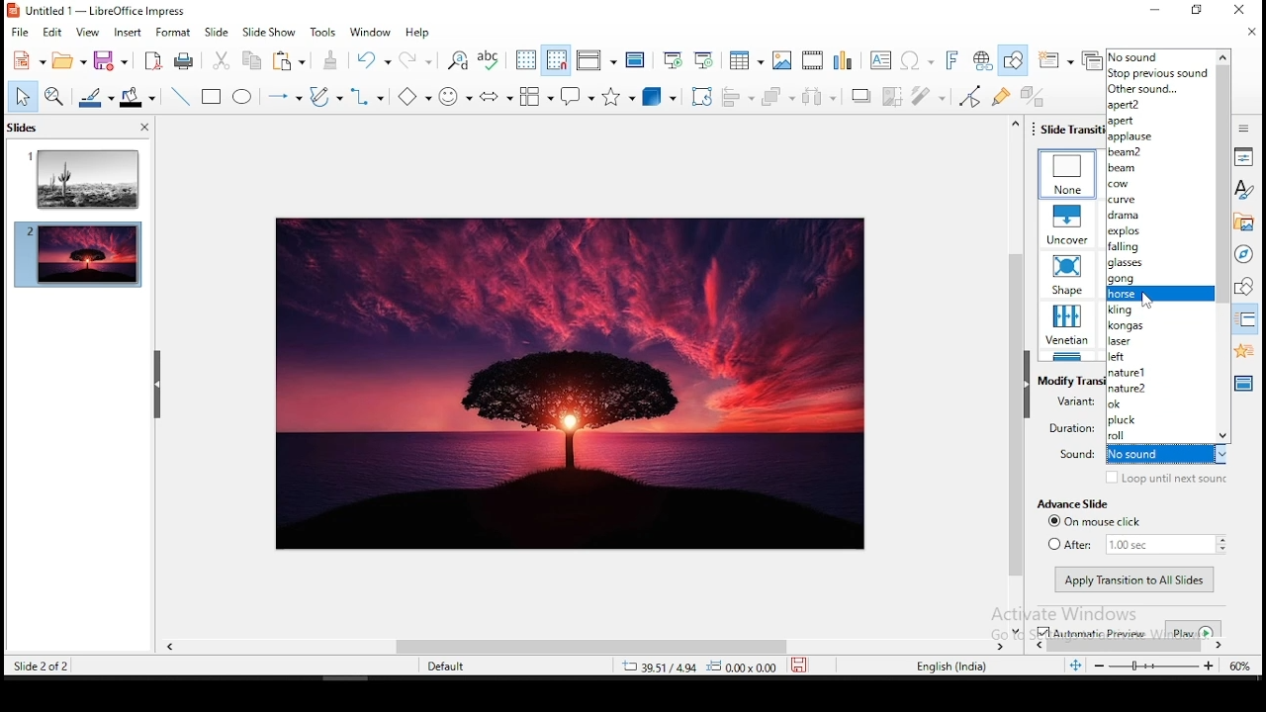 This screenshot has height=712, width=1266. Describe the element at coordinates (1168, 455) in the screenshot. I see `slide transition sound` at that location.